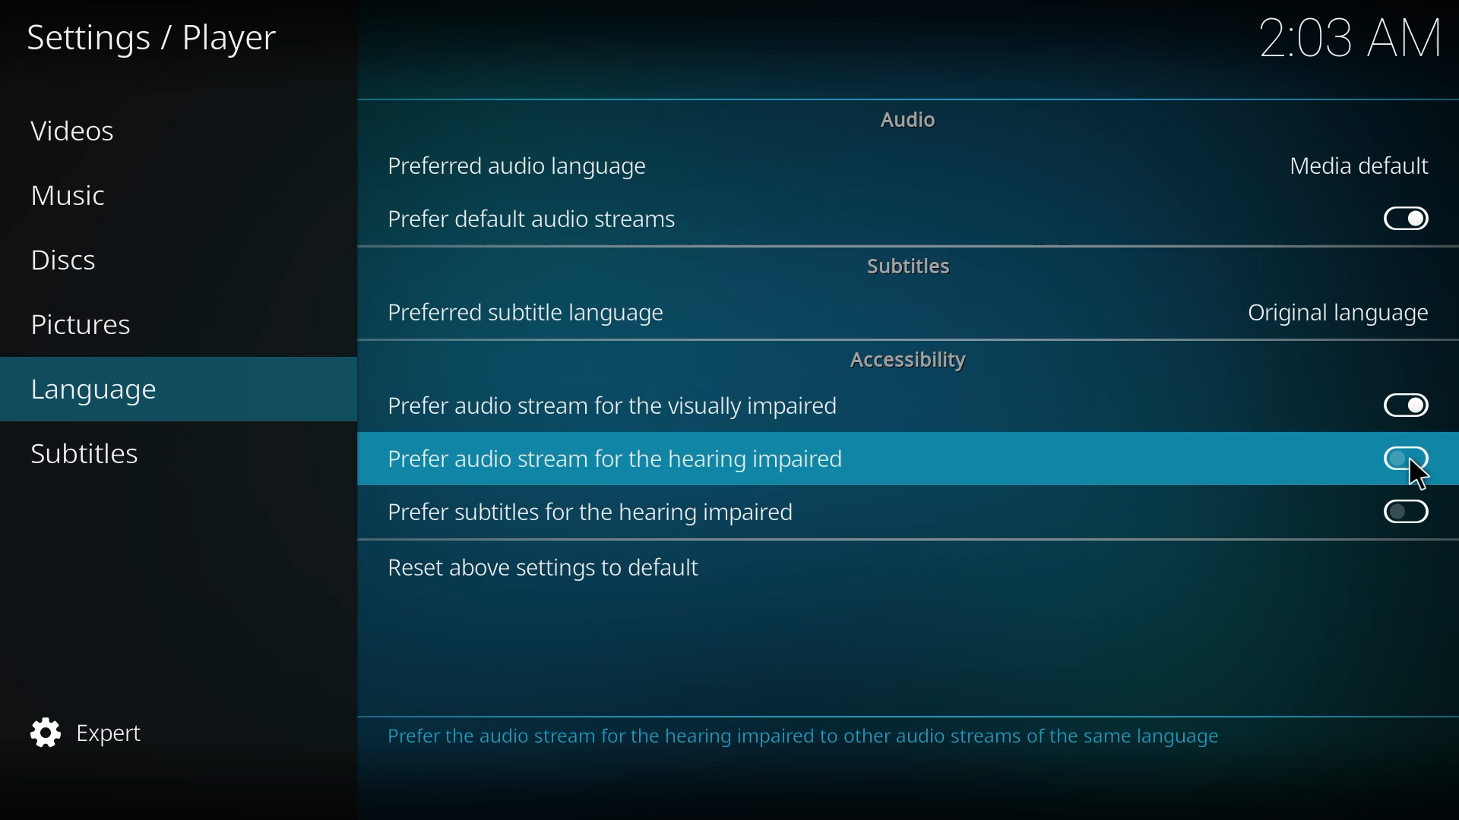 This screenshot has width=1459, height=820. I want to click on music, so click(71, 197).